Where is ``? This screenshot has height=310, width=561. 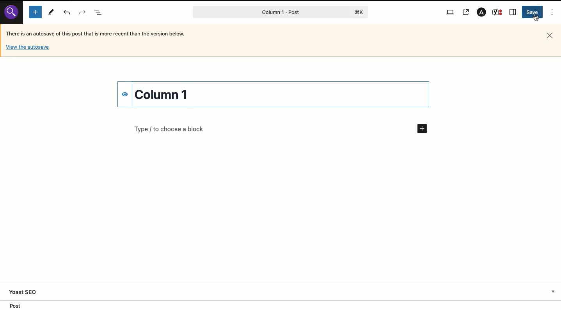  is located at coordinates (27, 48).